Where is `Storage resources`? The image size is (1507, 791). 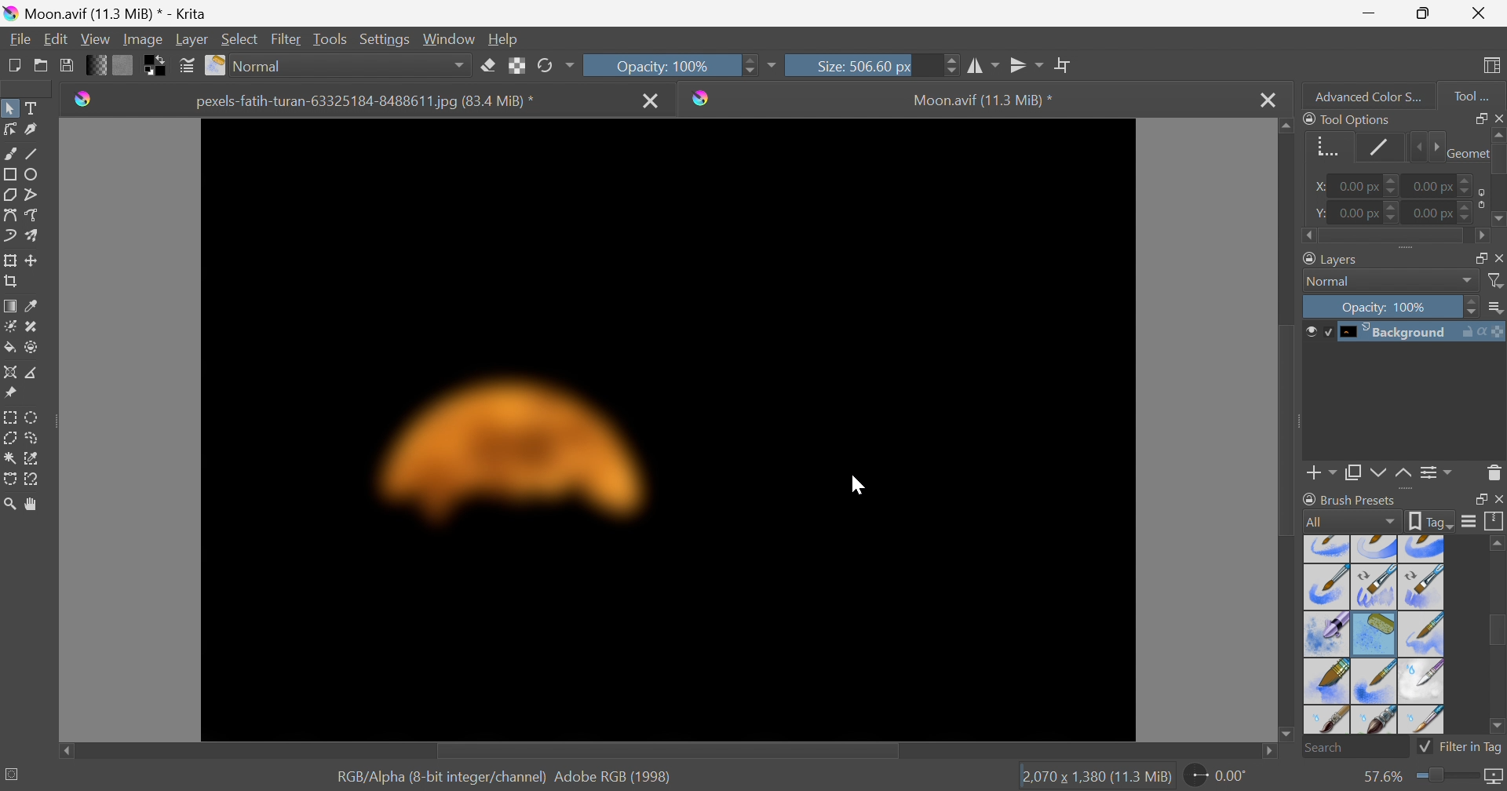
Storage resources is located at coordinates (1496, 521).